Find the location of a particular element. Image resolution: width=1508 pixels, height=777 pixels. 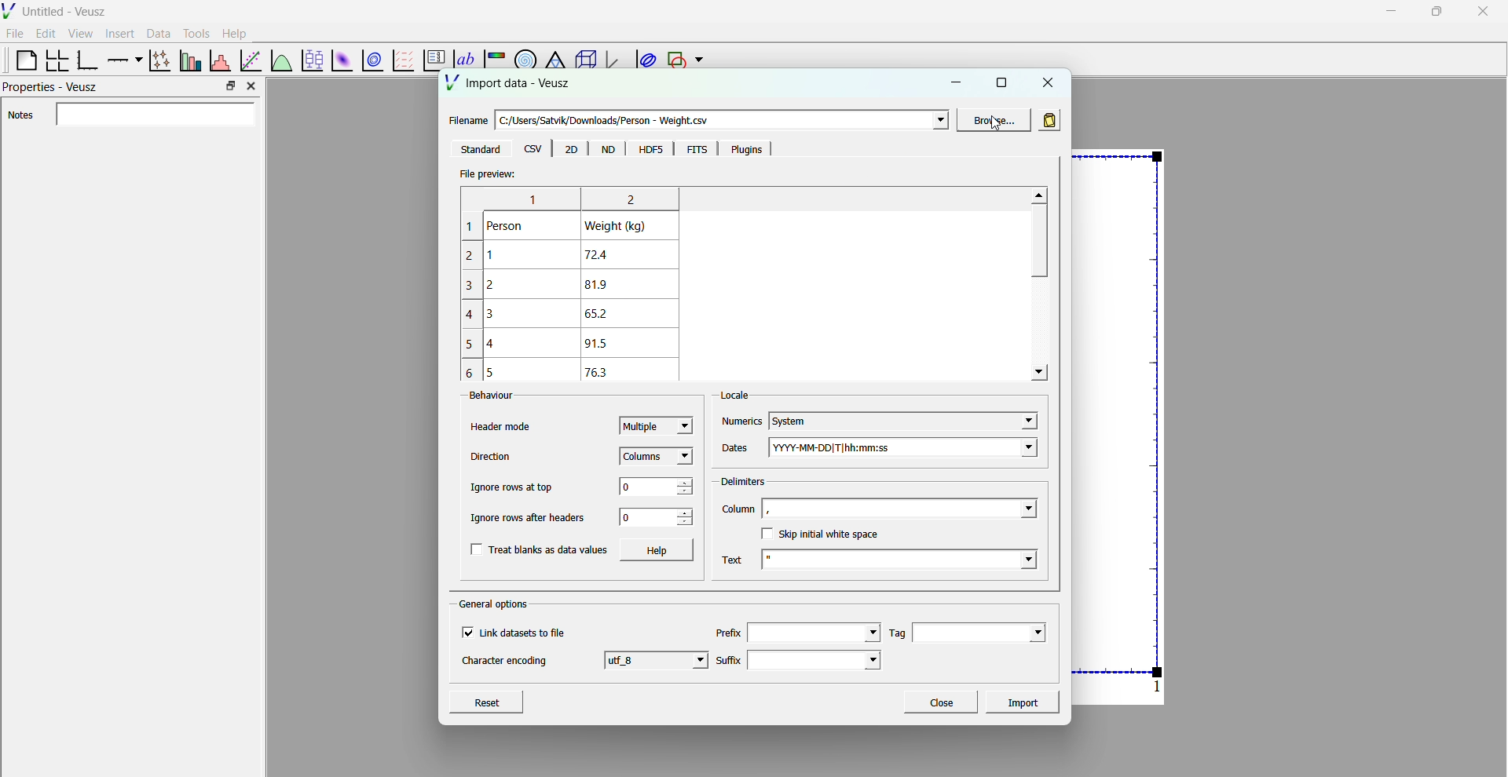

0 is located at coordinates (628, 517).